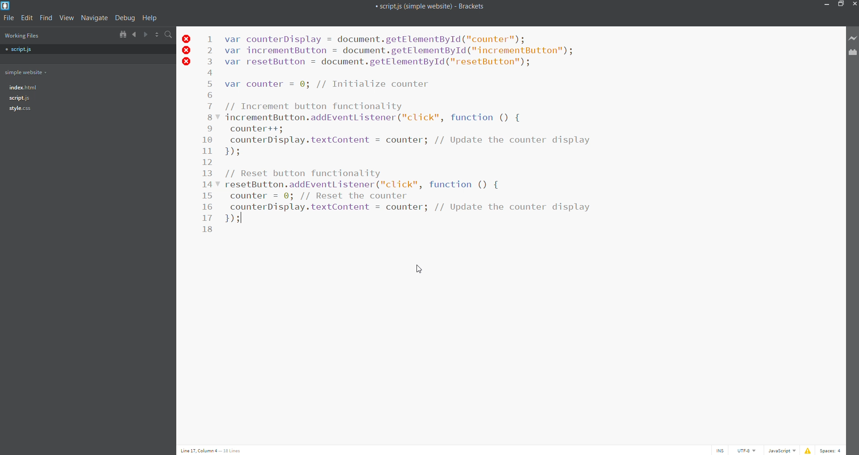  Describe the element at coordinates (134, 34) in the screenshot. I see `navigate backward` at that location.